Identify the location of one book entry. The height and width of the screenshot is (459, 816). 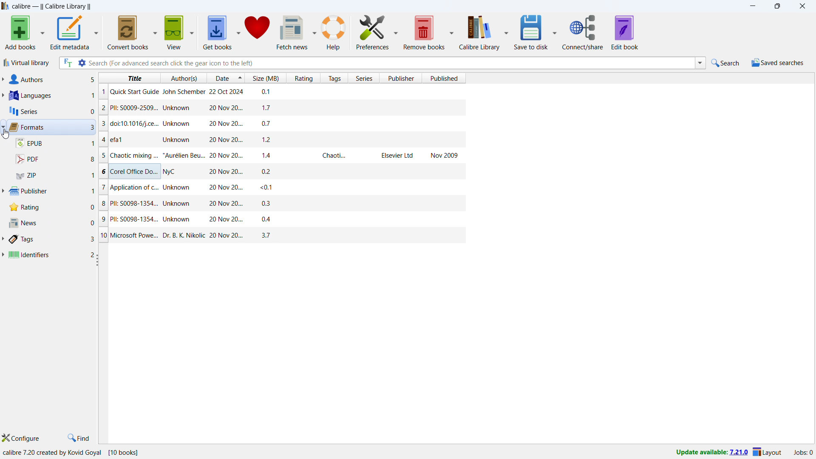
(279, 139).